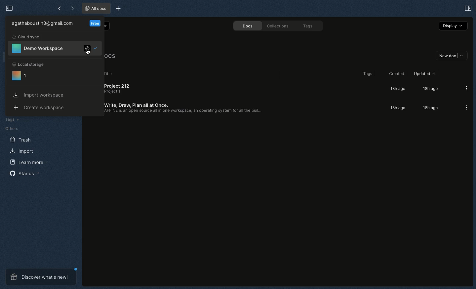 The width and height of the screenshot is (476, 289). Describe the element at coordinates (20, 140) in the screenshot. I see `Trash` at that location.